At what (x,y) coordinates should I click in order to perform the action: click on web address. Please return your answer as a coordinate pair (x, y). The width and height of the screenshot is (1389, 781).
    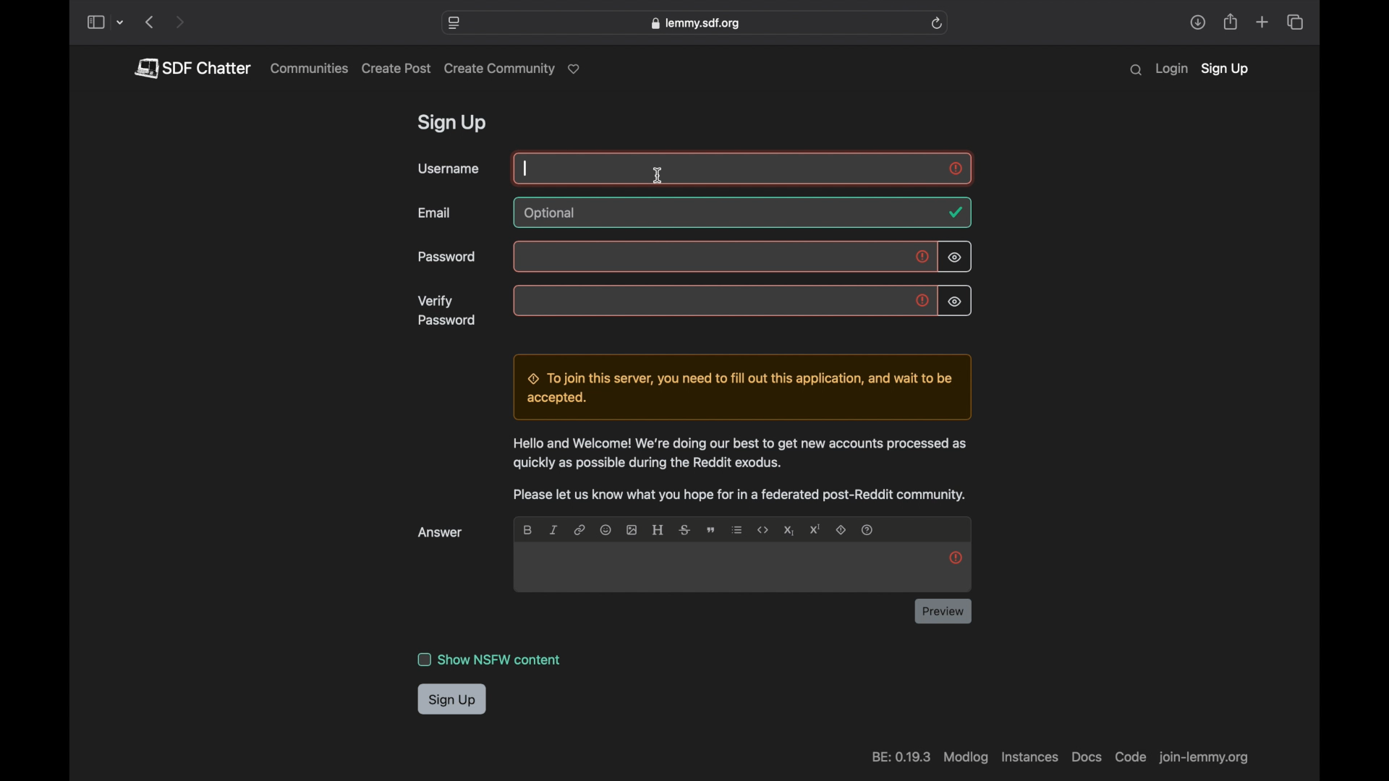
    Looking at the image, I should click on (694, 23).